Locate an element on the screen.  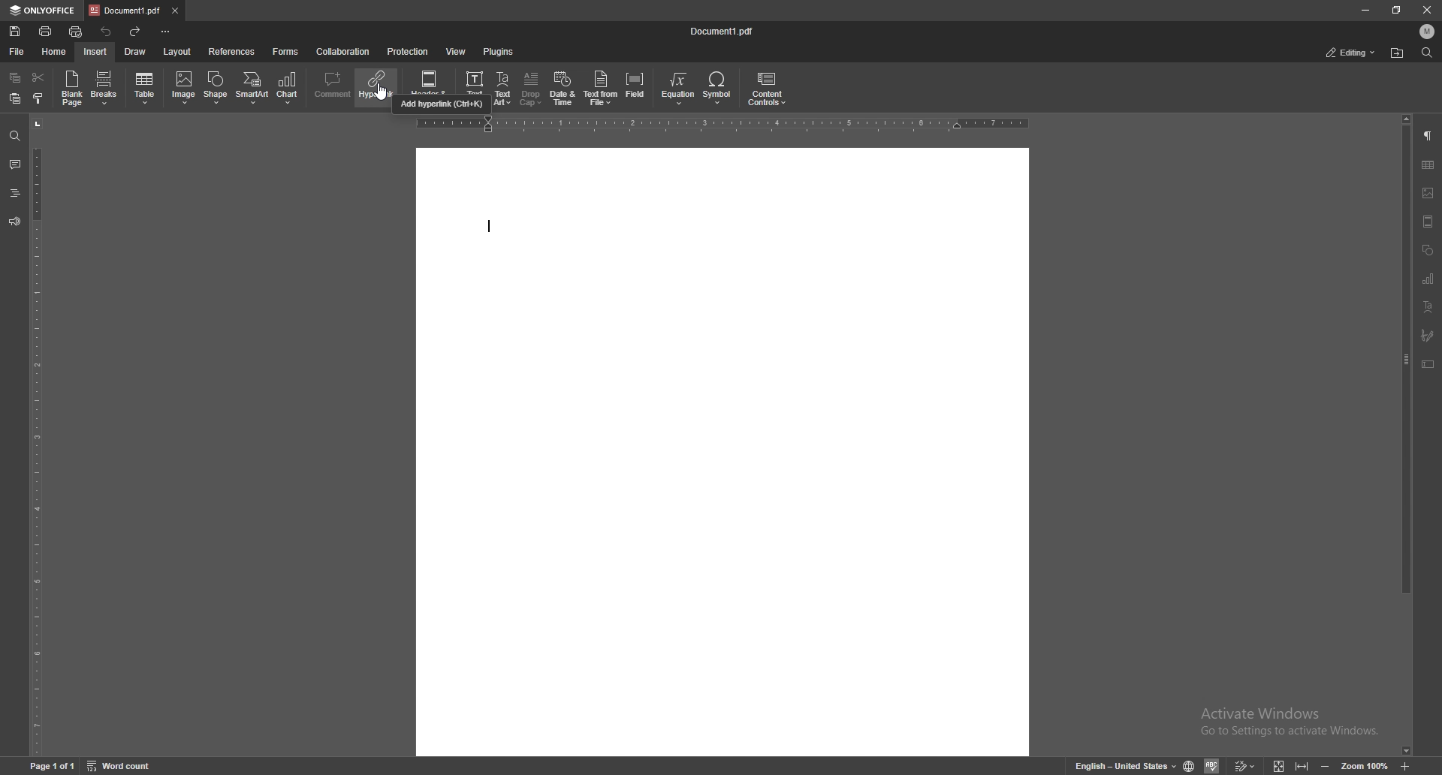
change doc language is located at coordinates (1190, 764).